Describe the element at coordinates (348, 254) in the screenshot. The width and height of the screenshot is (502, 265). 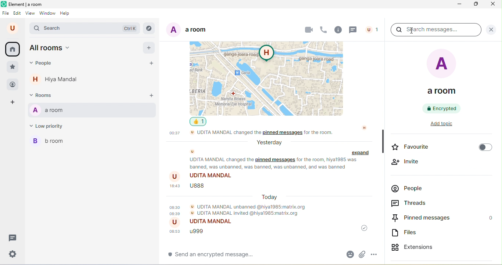
I see `emoji` at that location.